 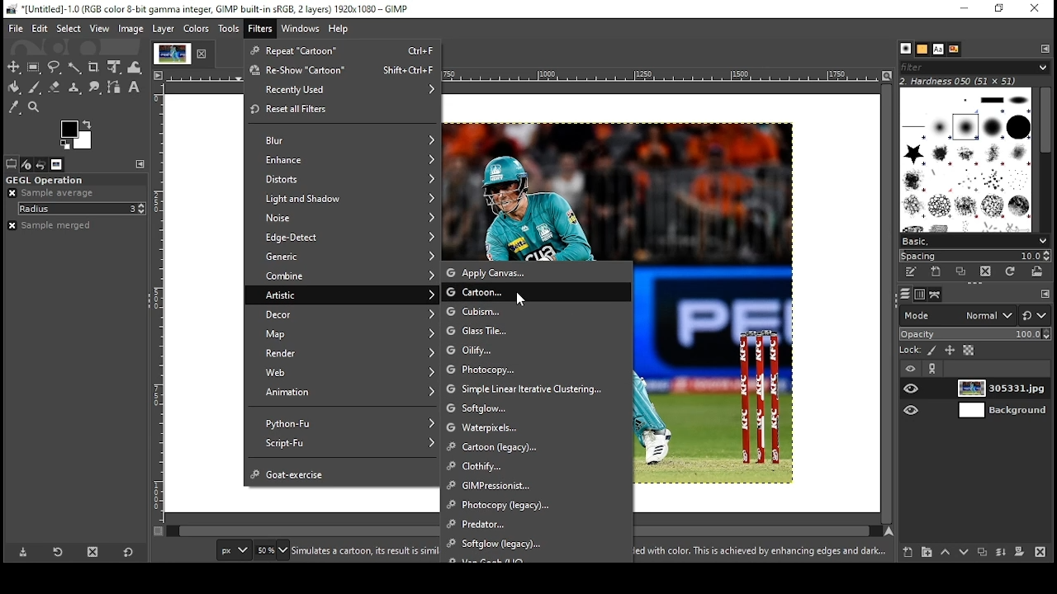 What do you see at coordinates (955, 49) in the screenshot?
I see `document history` at bounding box center [955, 49].